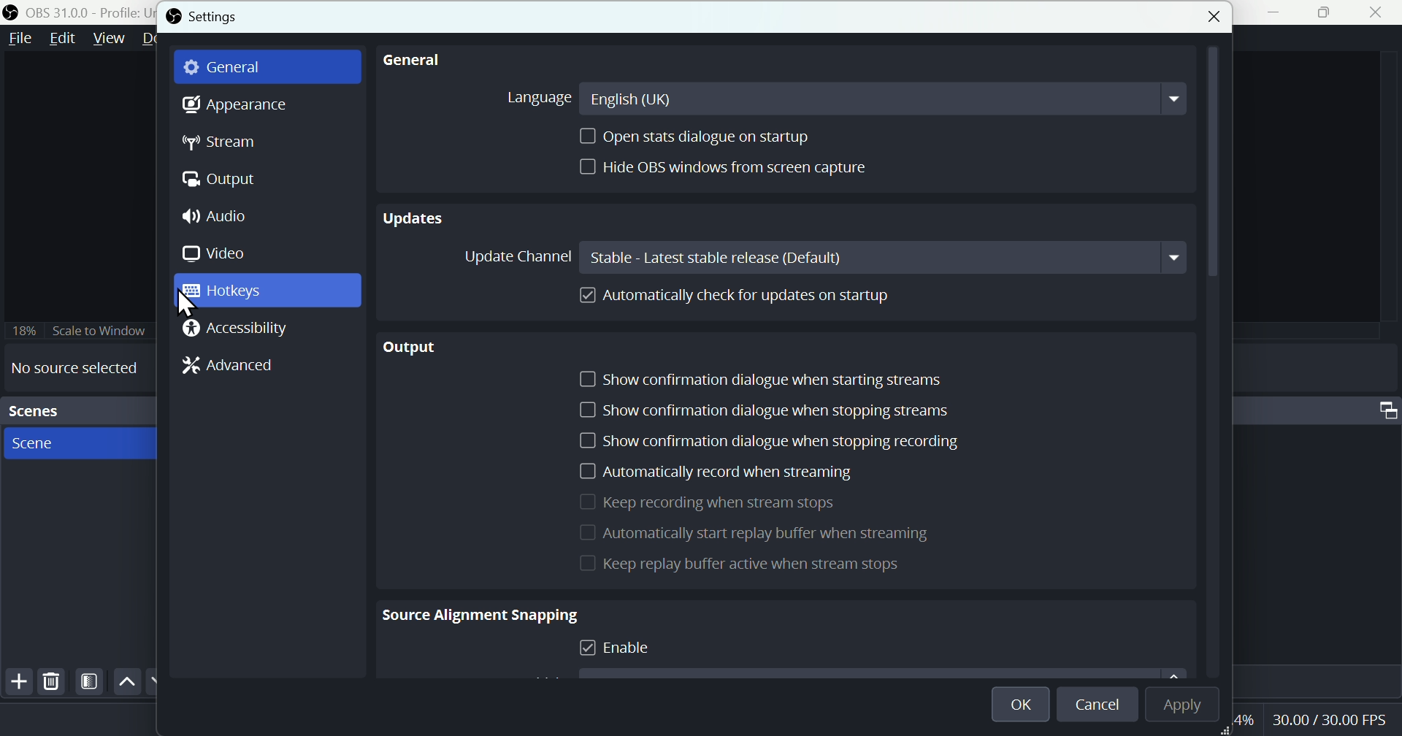 Image resolution: width=1402 pixels, height=736 pixels. Describe the element at coordinates (222, 369) in the screenshot. I see `Advanced` at that location.